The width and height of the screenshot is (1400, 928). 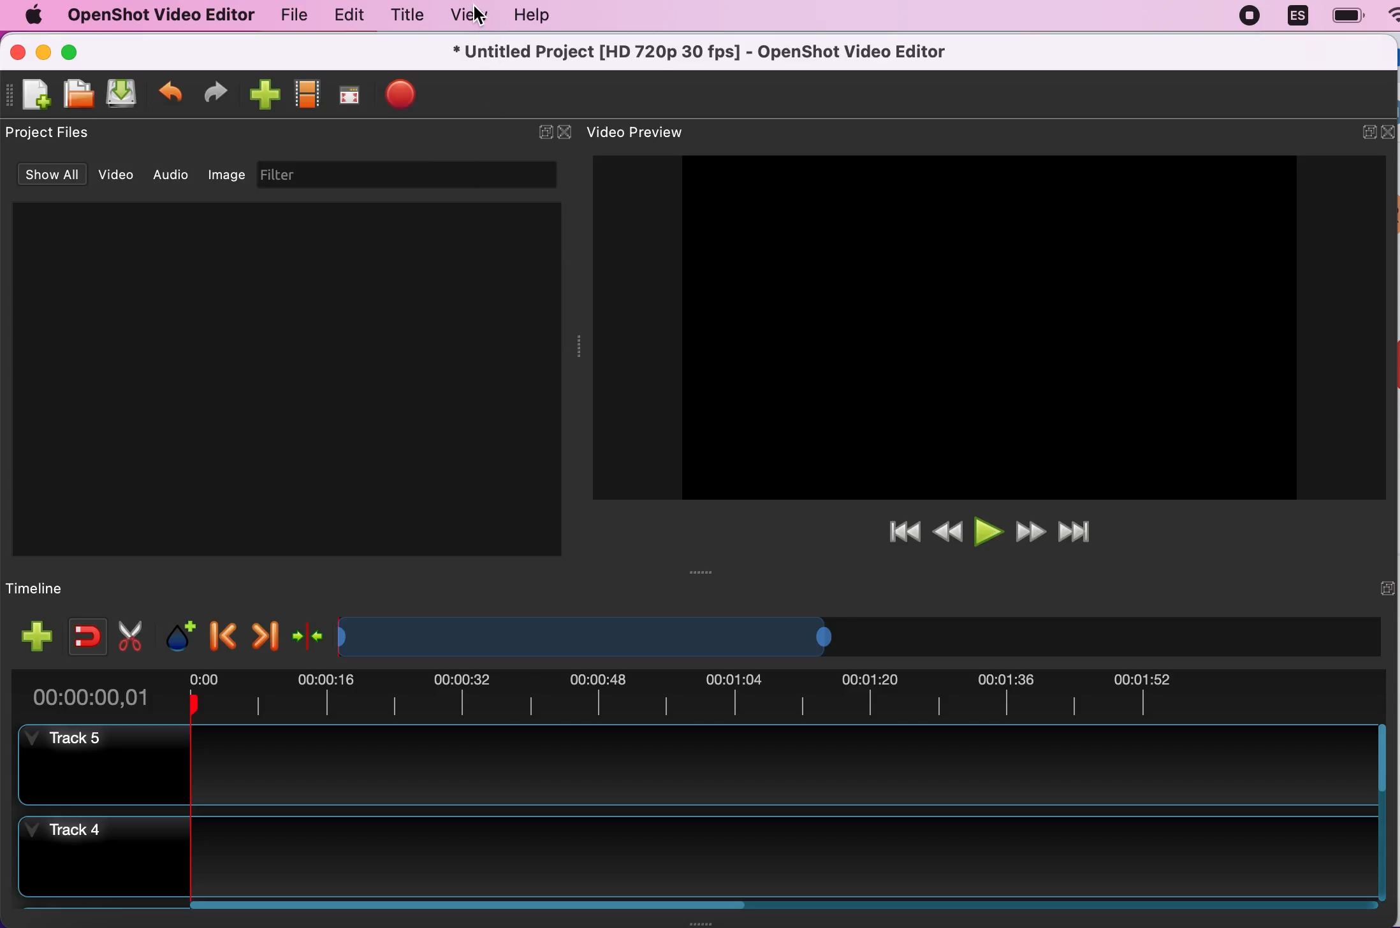 I want to click on time duration, so click(x=697, y=696).